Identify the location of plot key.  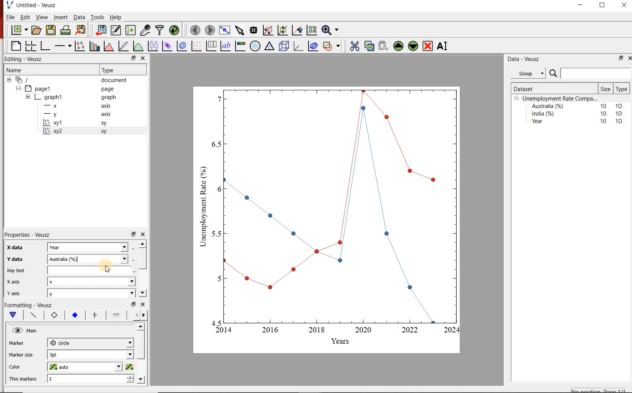
(211, 46).